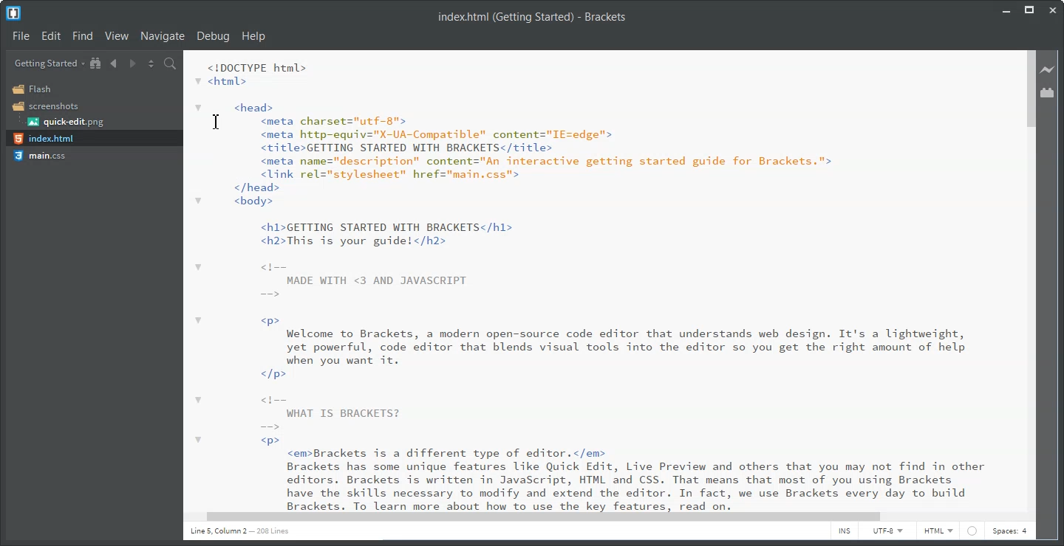  I want to click on Spaces: 4, so click(1011, 531).